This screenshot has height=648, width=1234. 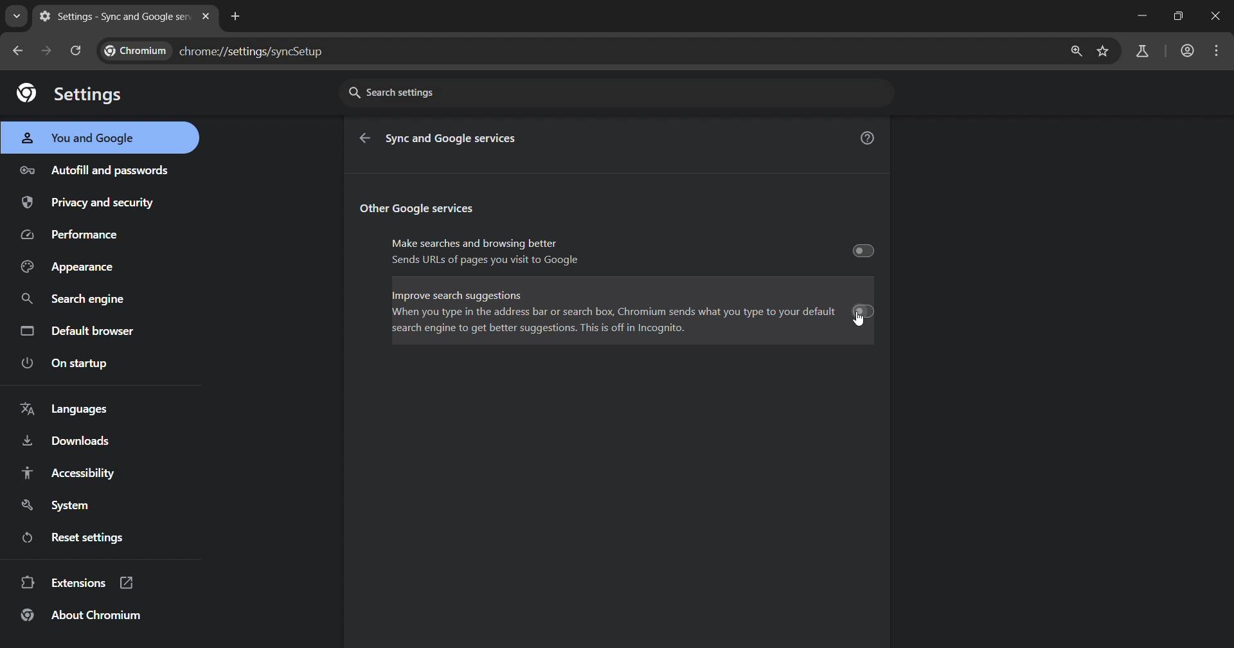 I want to click on Sync and Google services, so click(x=454, y=139).